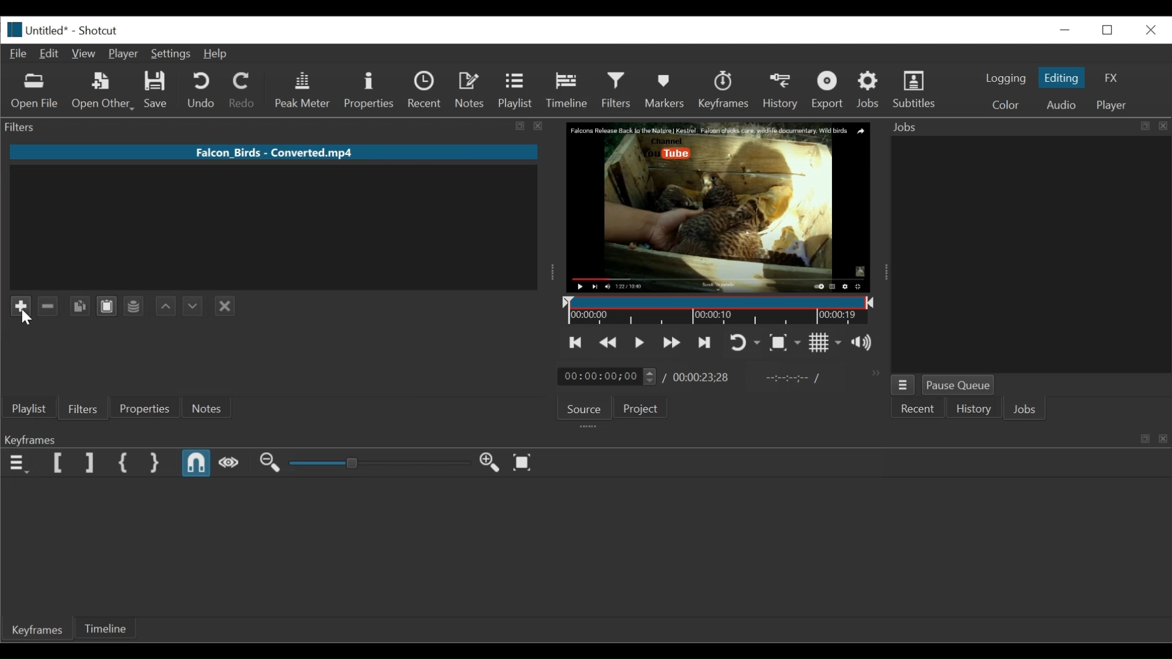 This screenshot has height=659, width=1172. I want to click on Subtitles, so click(914, 90).